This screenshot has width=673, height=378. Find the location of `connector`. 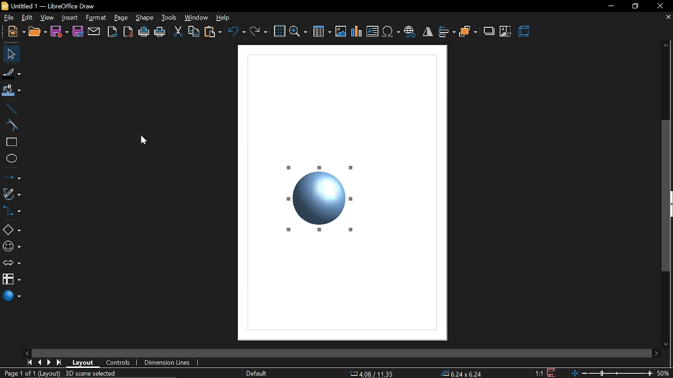

connector is located at coordinates (14, 210).